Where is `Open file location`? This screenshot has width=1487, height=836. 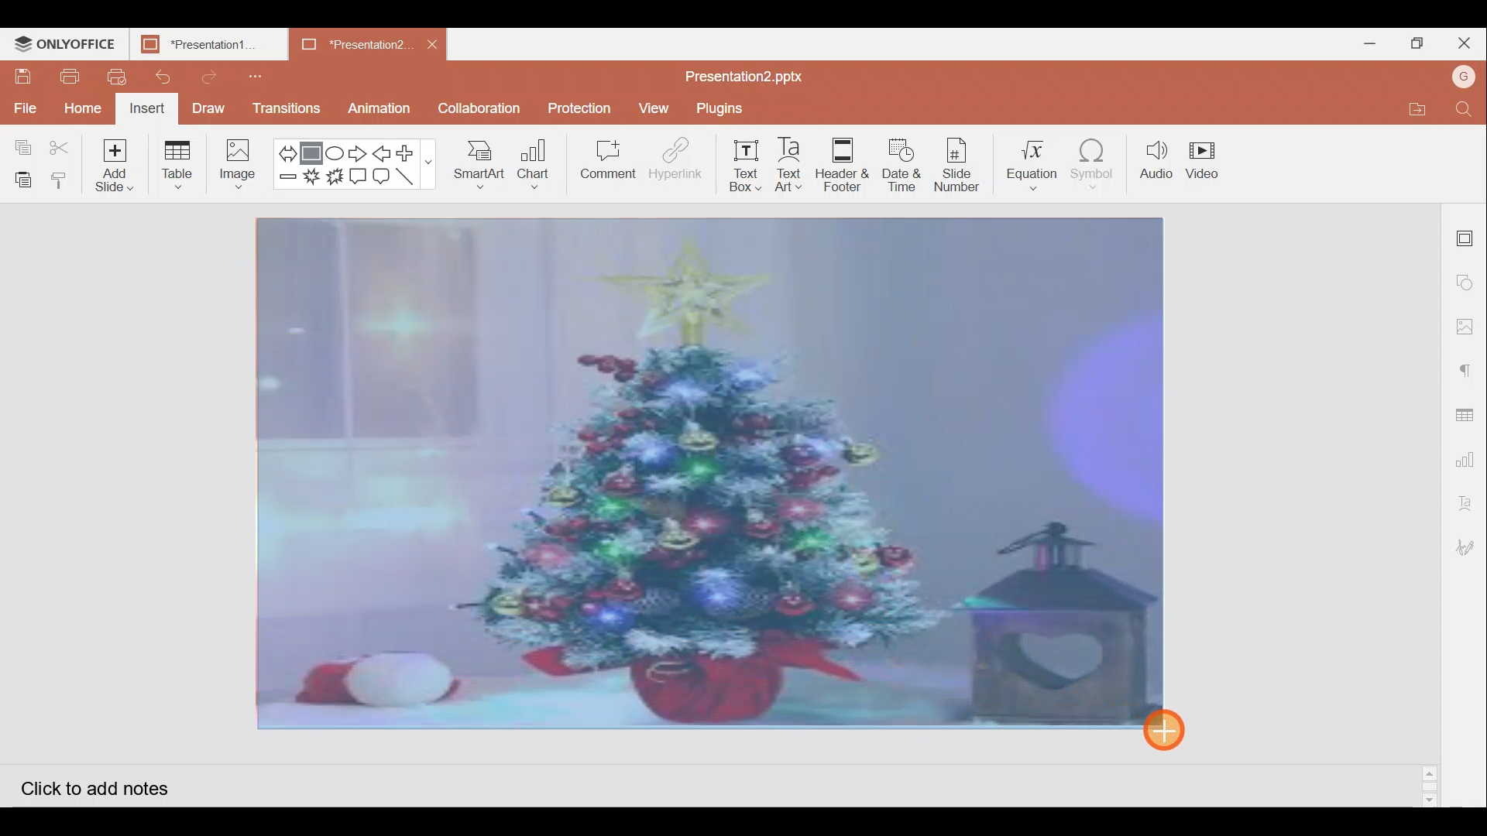 Open file location is located at coordinates (1423, 108).